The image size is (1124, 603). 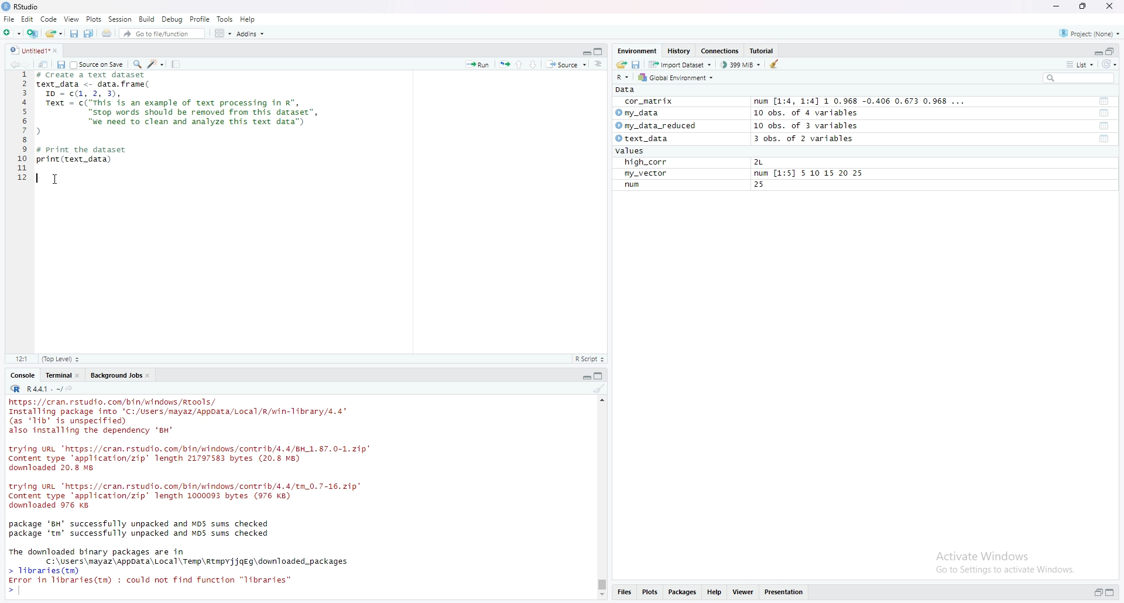 I want to click on import dataset, so click(x=681, y=65).